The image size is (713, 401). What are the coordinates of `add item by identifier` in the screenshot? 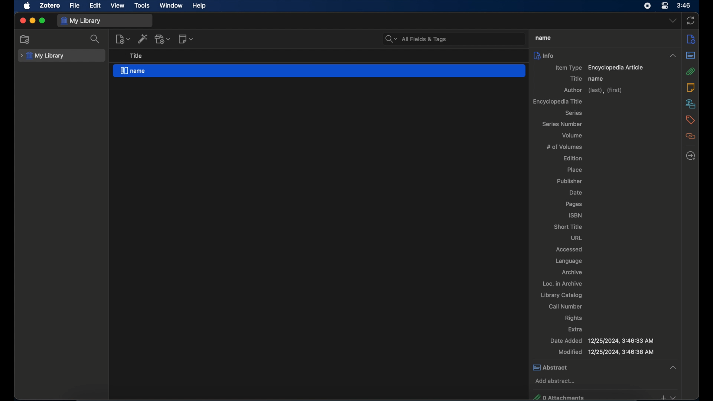 It's located at (143, 39).